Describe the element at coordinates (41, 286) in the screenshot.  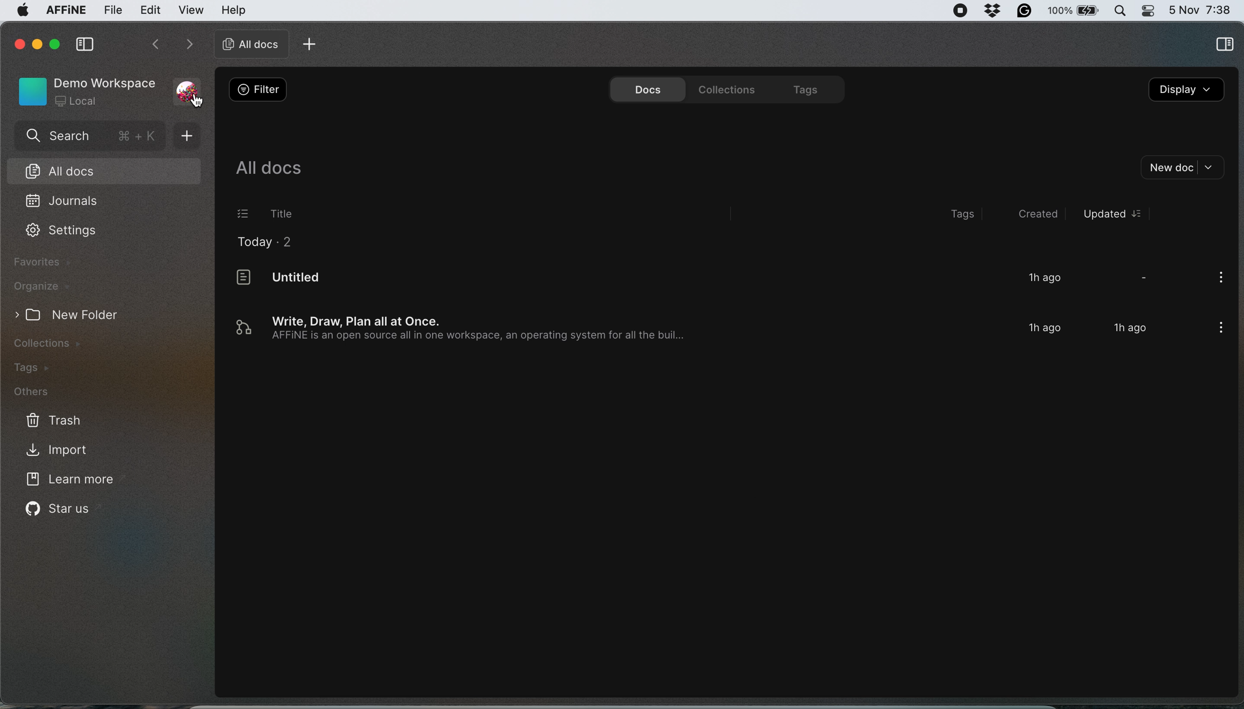
I see `organize` at that location.